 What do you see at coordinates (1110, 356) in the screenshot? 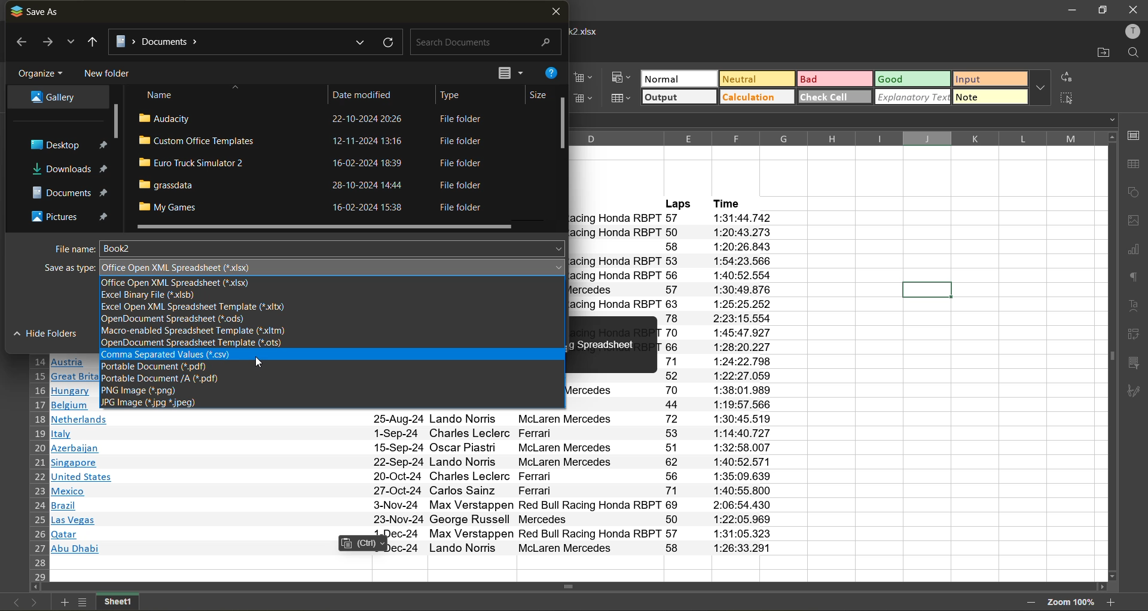
I see `vertical scrollbar` at bounding box center [1110, 356].